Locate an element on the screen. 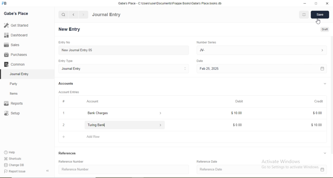  Items is located at coordinates (17, 93).